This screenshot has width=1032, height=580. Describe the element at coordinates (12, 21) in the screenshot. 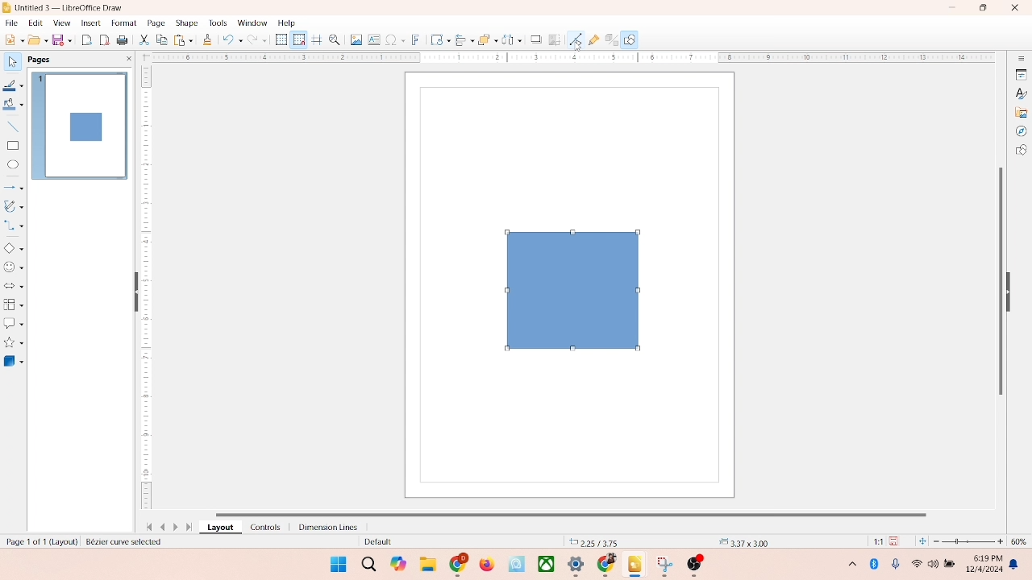

I see `file` at that location.